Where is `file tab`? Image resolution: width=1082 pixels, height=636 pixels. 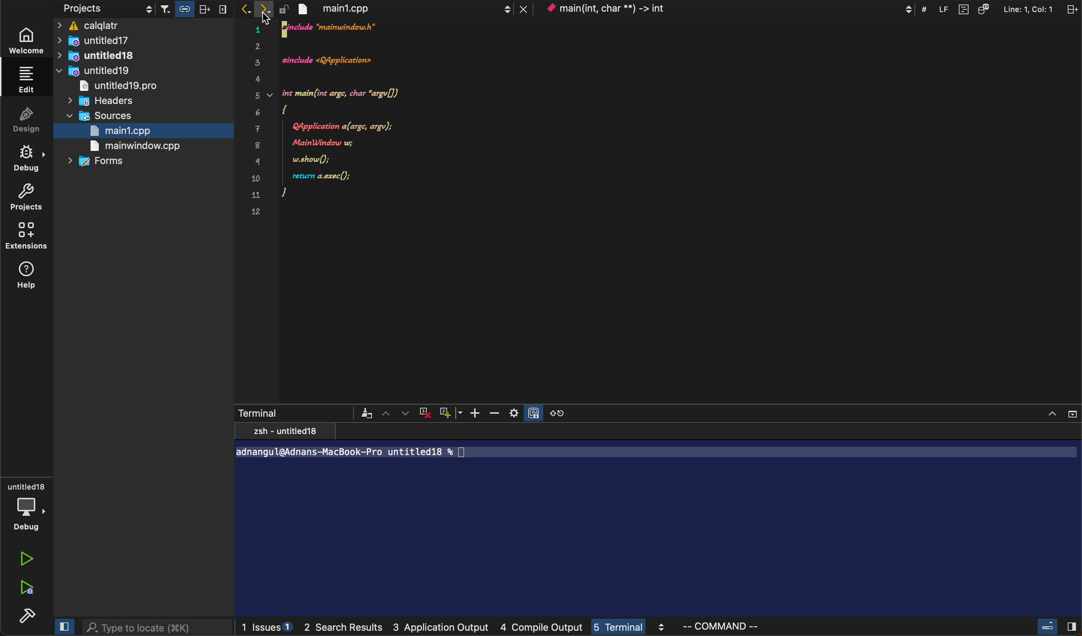 file tab is located at coordinates (411, 9).